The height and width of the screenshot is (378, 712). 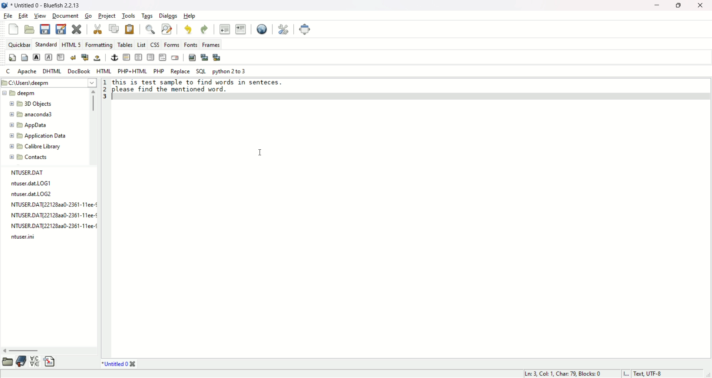 What do you see at coordinates (158, 71) in the screenshot?
I see `PHP` at bounding box center [158, 71].